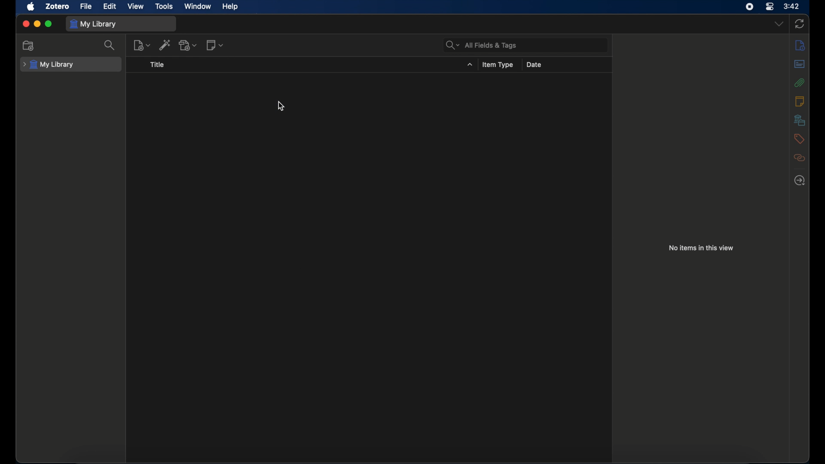 The image size is (825, 464). Describe the element at coordinates (800, 120) in the screenshot. I see `libraries` at that location.